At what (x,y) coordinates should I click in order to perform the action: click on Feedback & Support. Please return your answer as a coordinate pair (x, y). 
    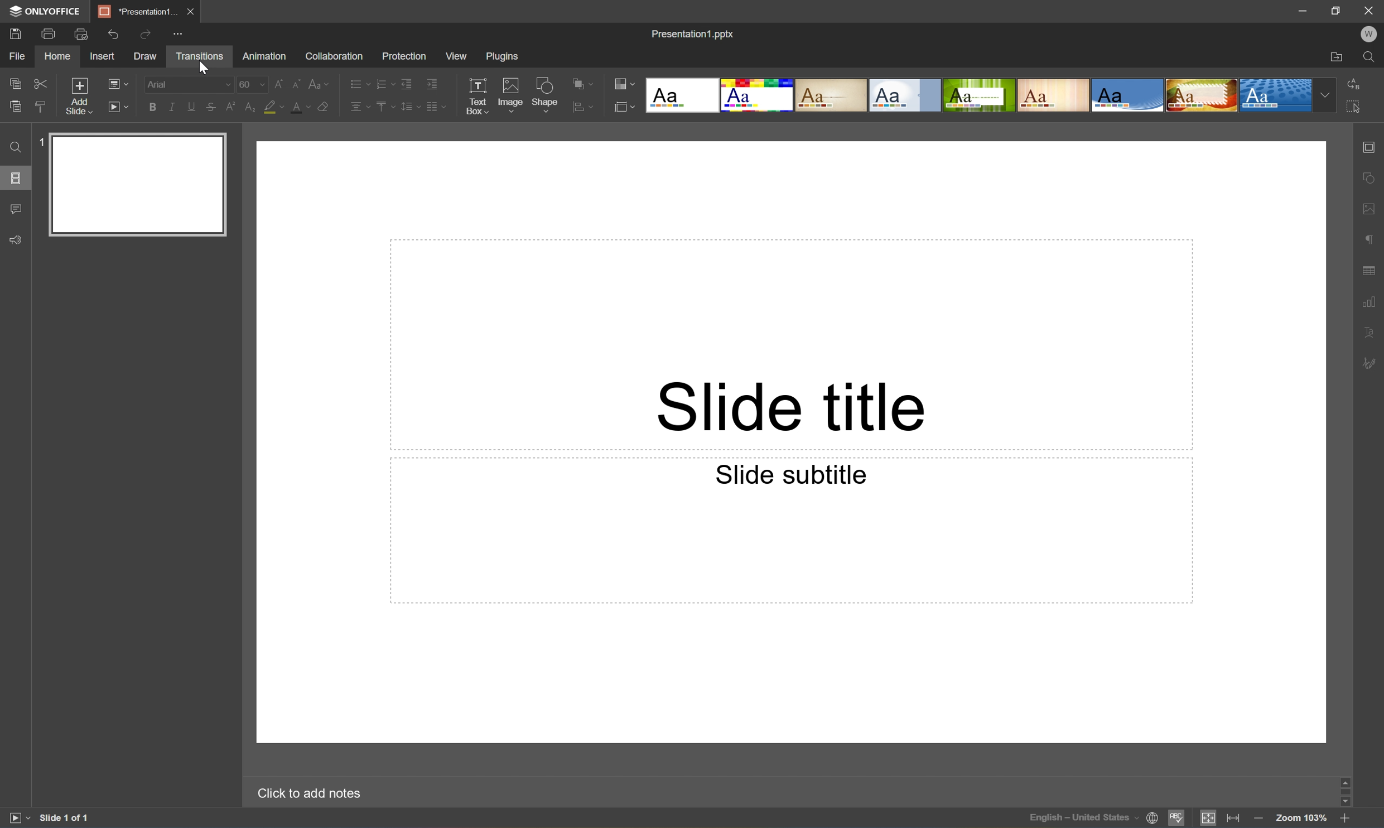
    Looking at the image, I should click on (15, 242).